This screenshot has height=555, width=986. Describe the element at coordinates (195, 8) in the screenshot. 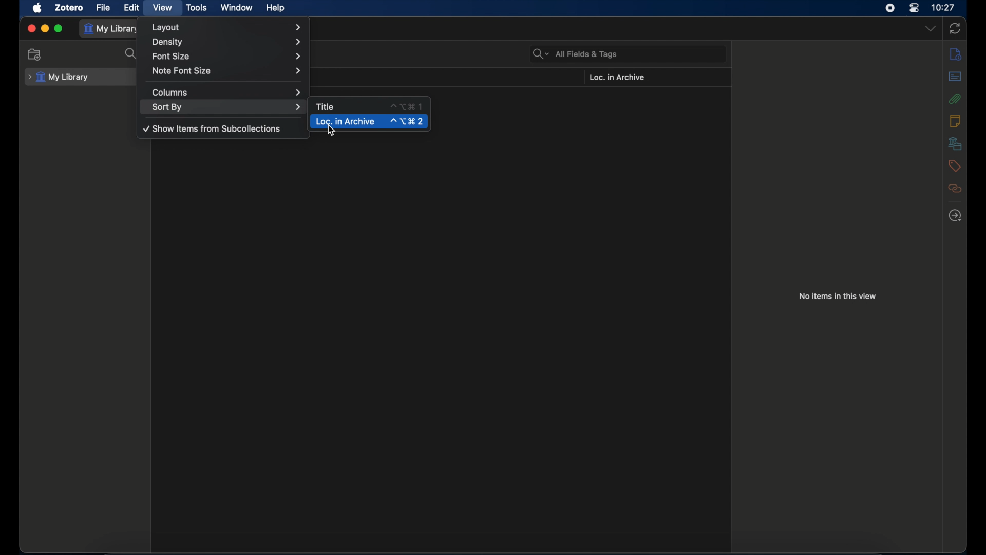

I see `tools` at that location.